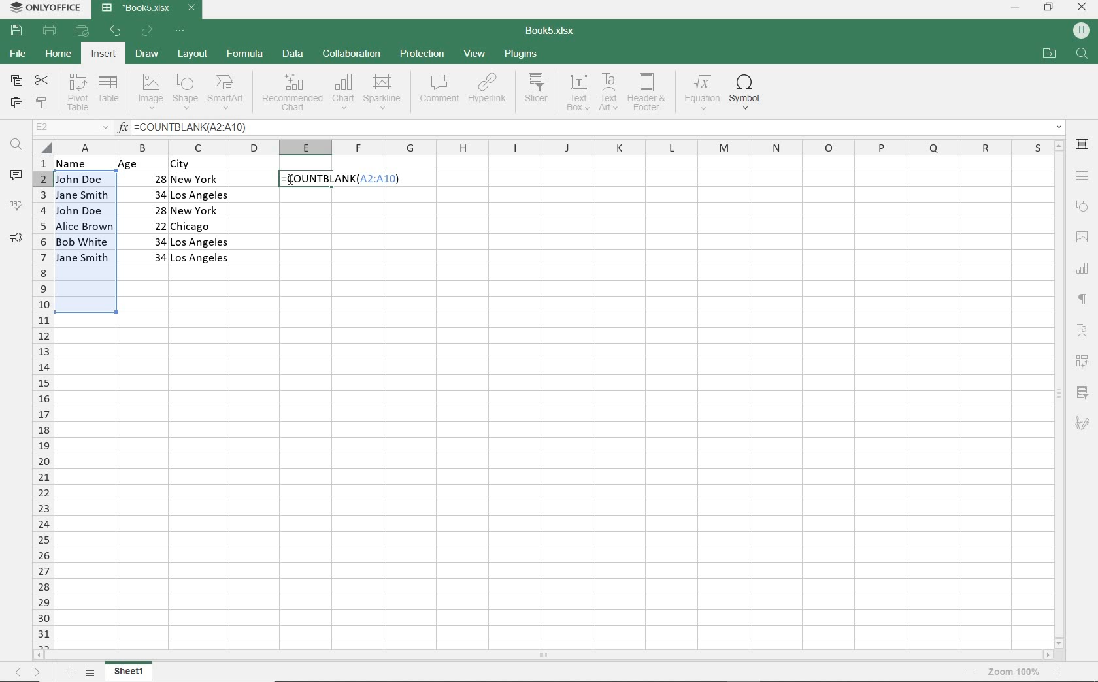 The image size is (1098, 682). Describe the element at coordinates (186, 91) in the screenshot. I see `SHAPE` at that location.